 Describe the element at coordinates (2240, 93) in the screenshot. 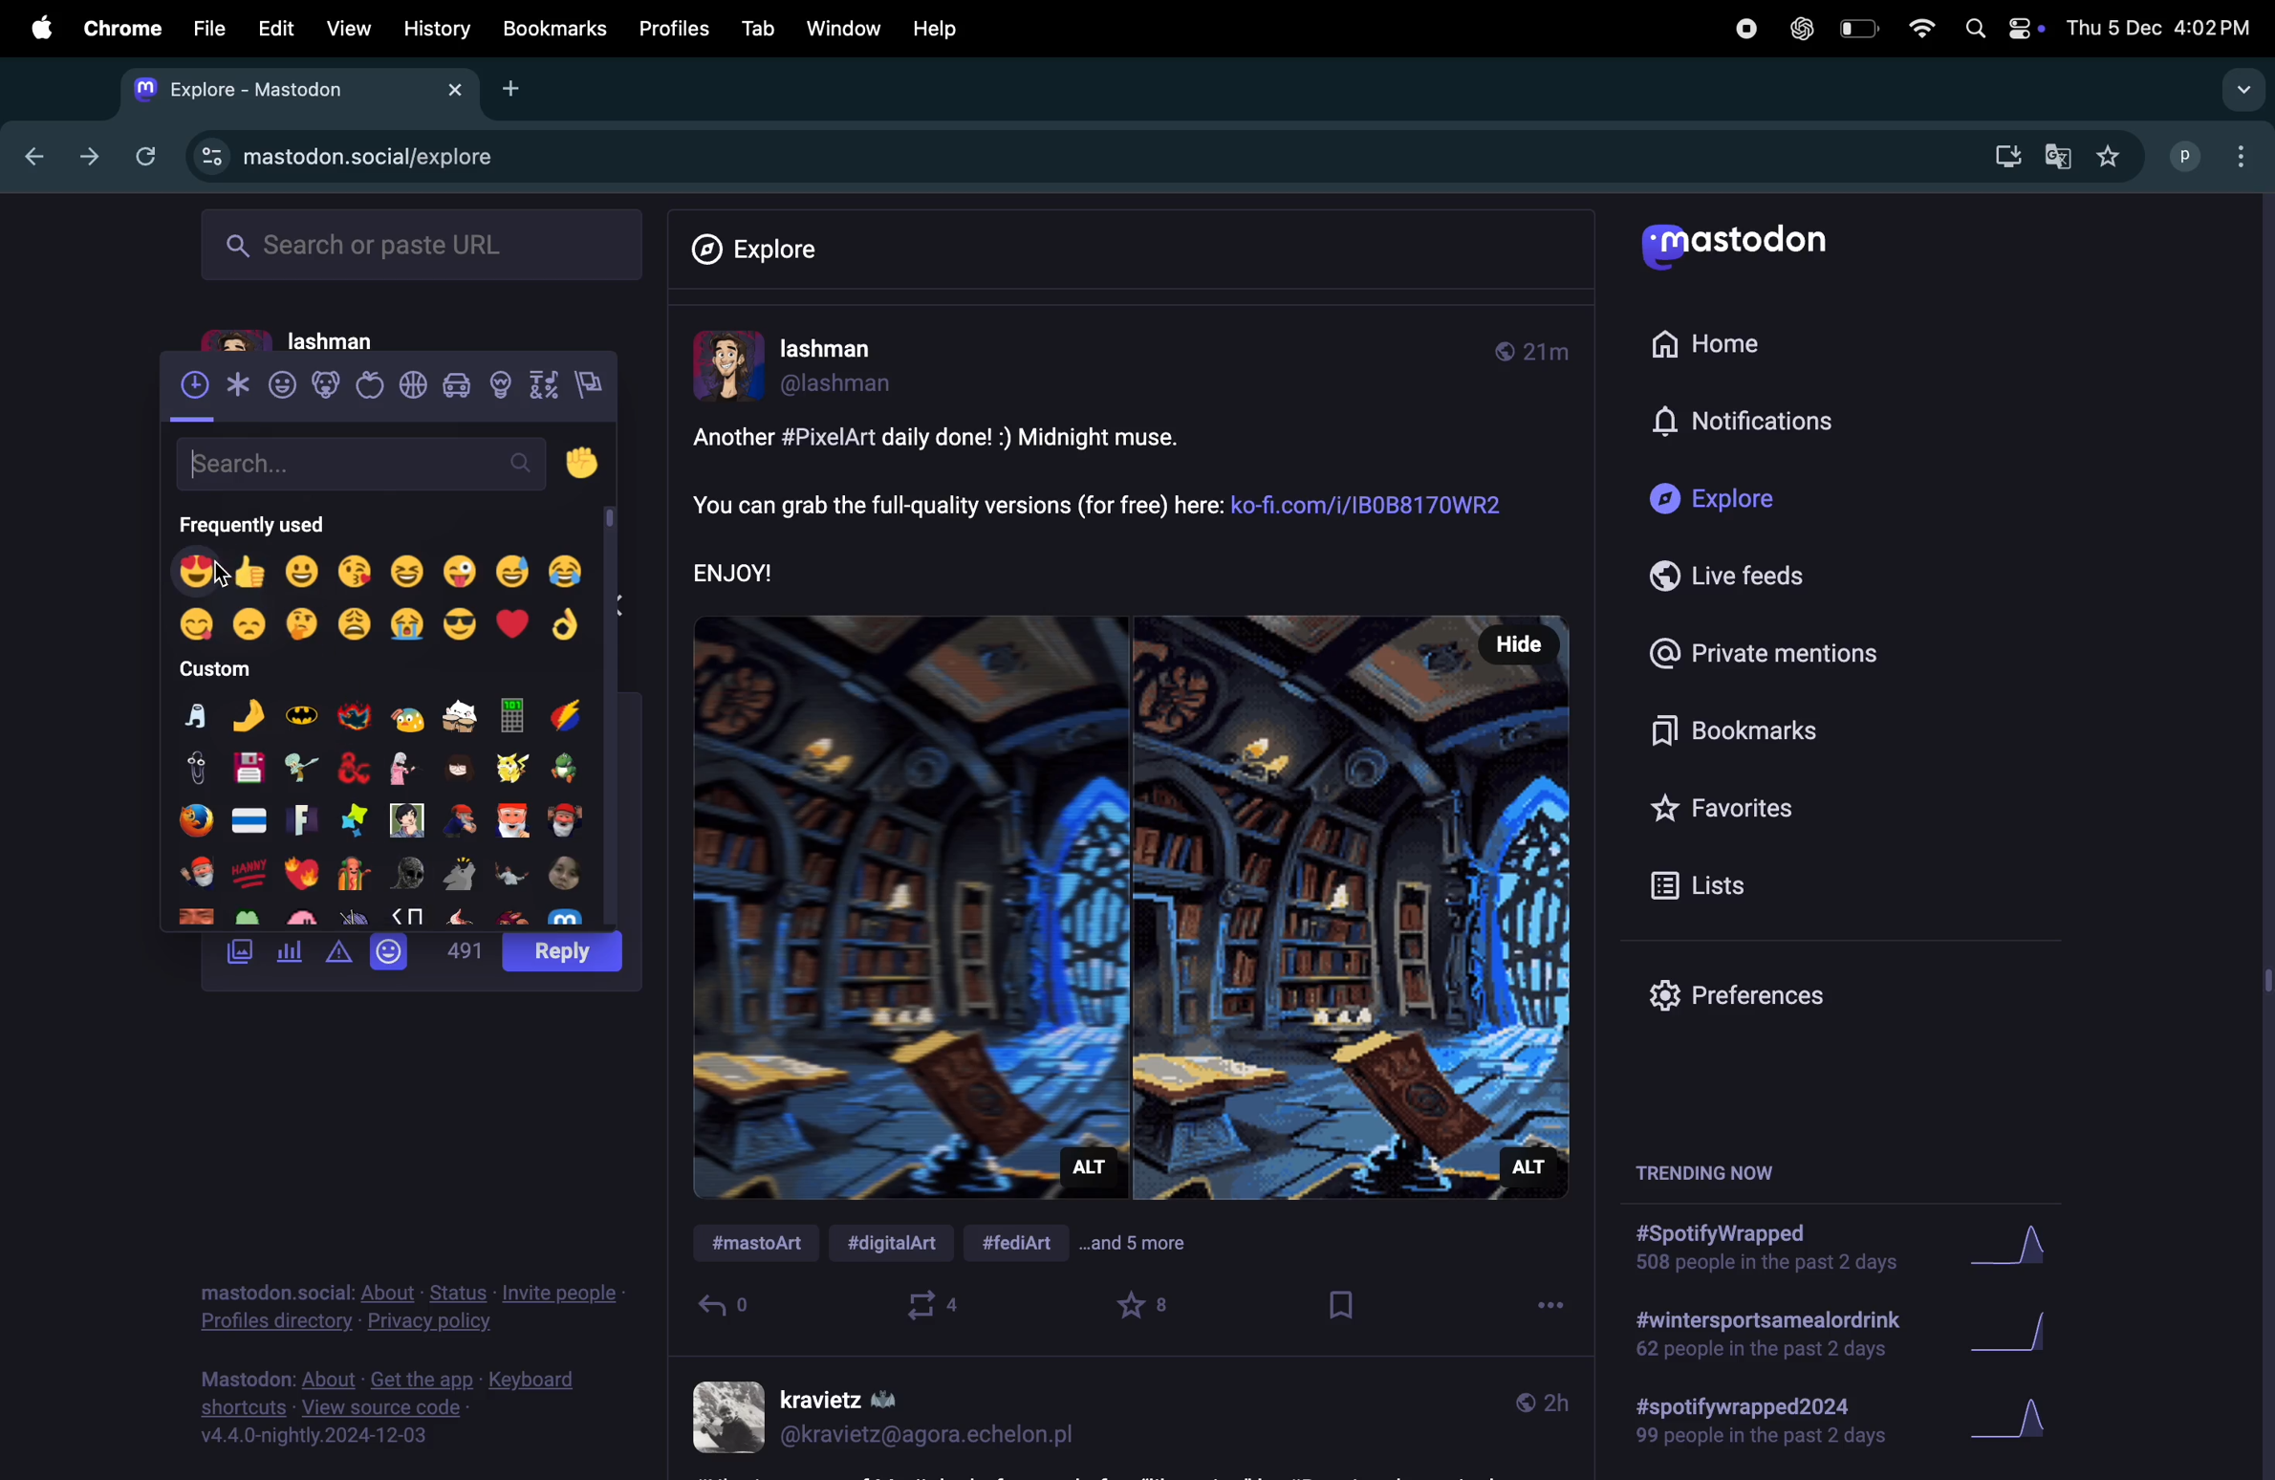

I see `drop down` at that location.